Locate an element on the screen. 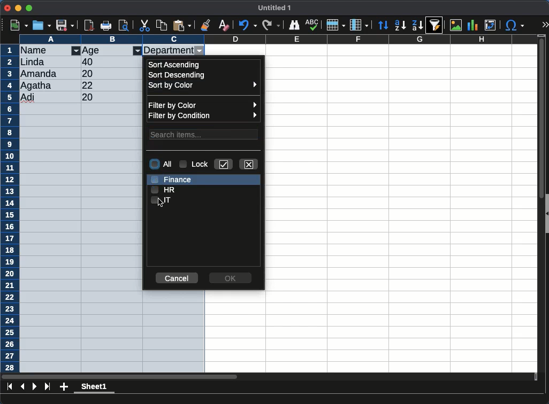 The image size is (549, 404). hr is located at coordinates (163, 189).